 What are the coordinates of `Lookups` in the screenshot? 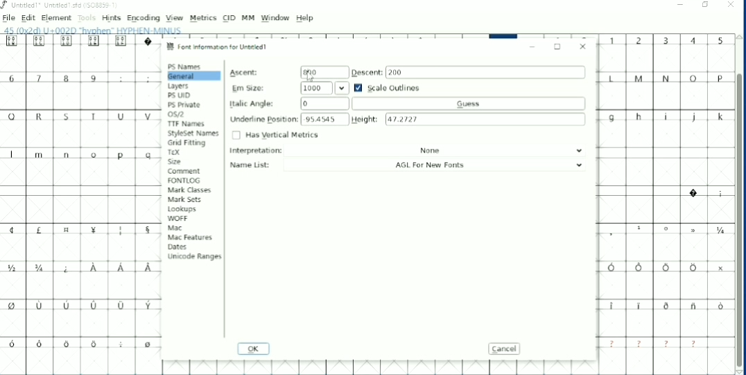 It's located at (182, 210).